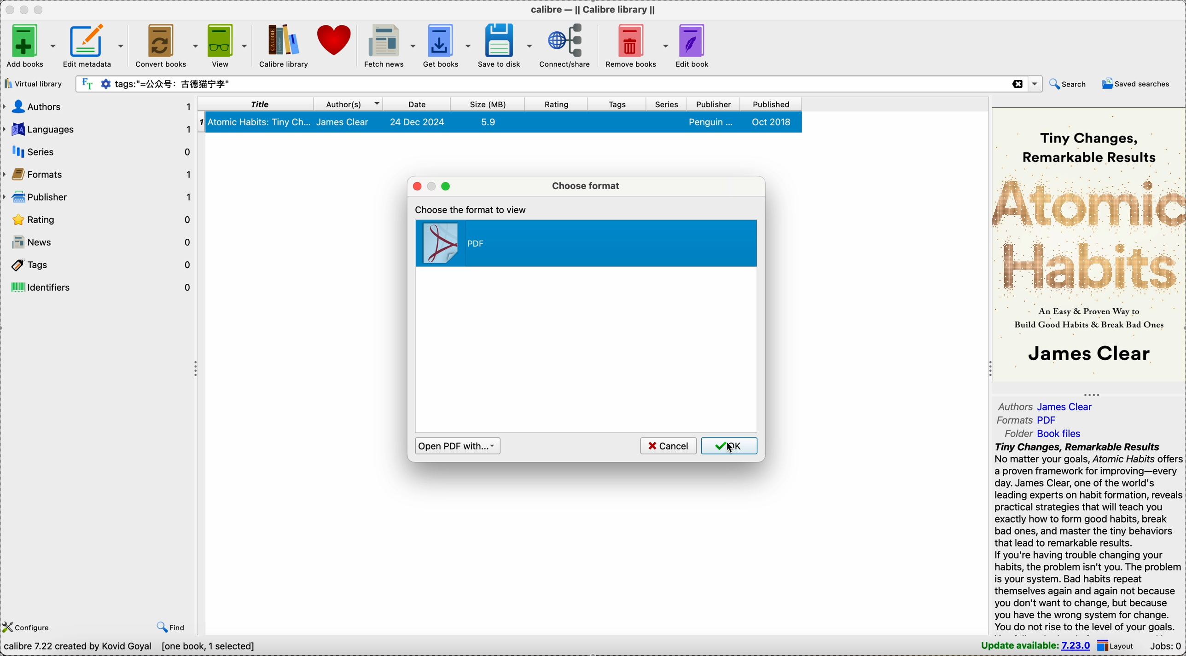 The height and width of the screenshot is (656, 1186). Describe the element at coordinates (668, 104) in the screenshot. I see `series` at that location.